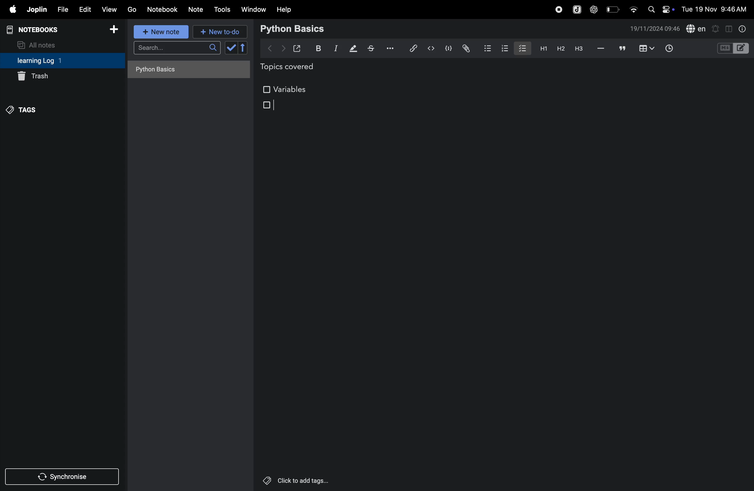 This screenshot has width=754, height=491. I want to click on joplin, so click(36, 9).